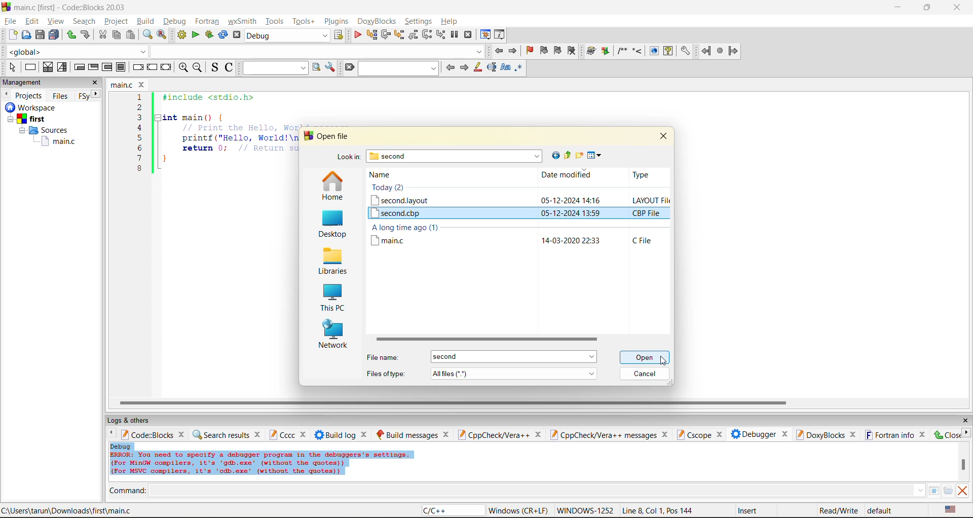 Image resolution: width=973 pixels, height=518 pixels. Describe the element at coordinates (207, 21) in the screenshot. I see `fortran` at that location.